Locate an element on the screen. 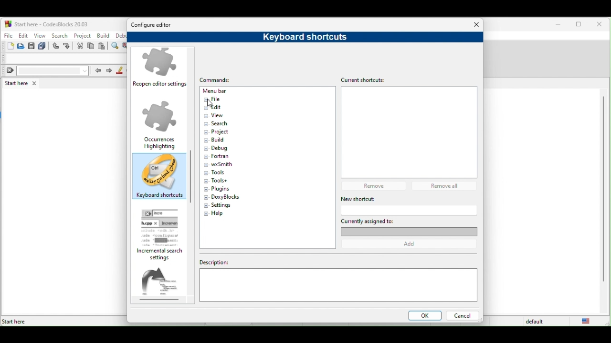  save everything is located at coordinates (43, 46).